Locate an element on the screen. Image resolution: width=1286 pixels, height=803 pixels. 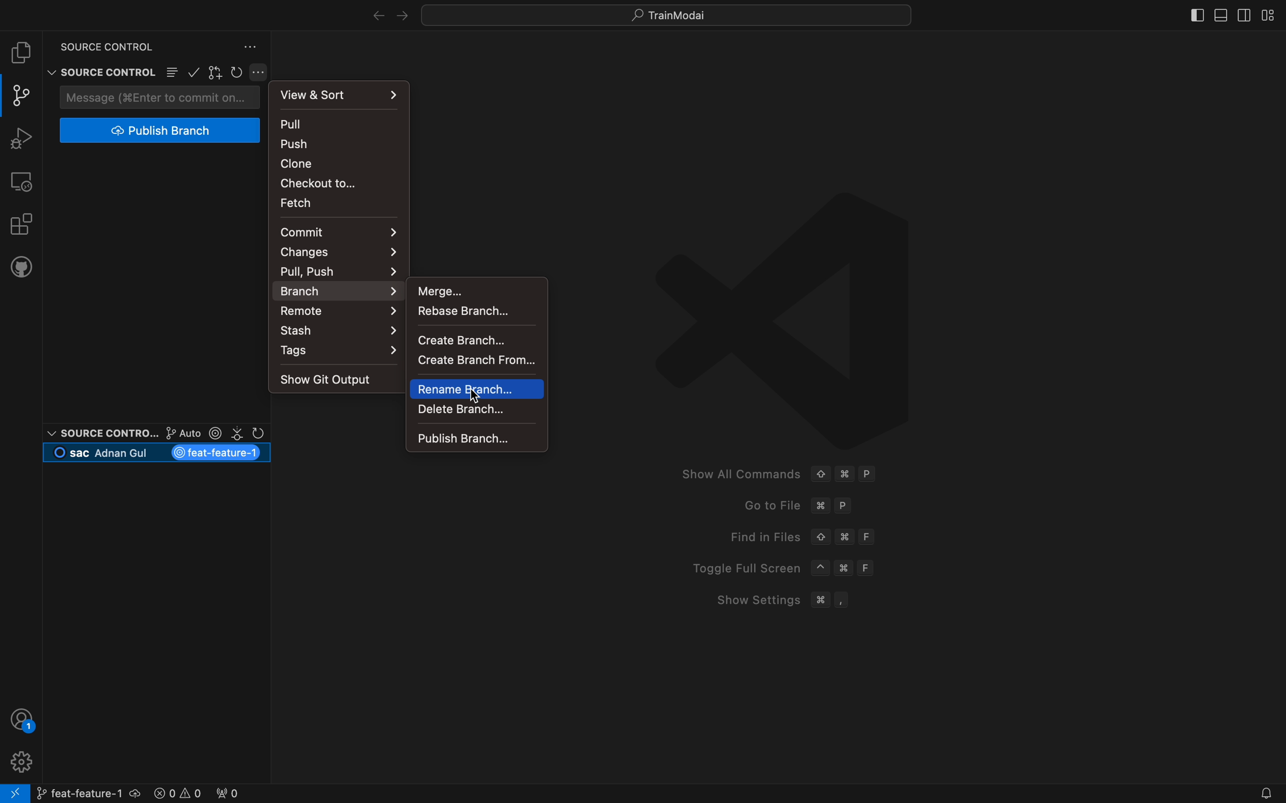
commit message is located at coordinates (162, 97).